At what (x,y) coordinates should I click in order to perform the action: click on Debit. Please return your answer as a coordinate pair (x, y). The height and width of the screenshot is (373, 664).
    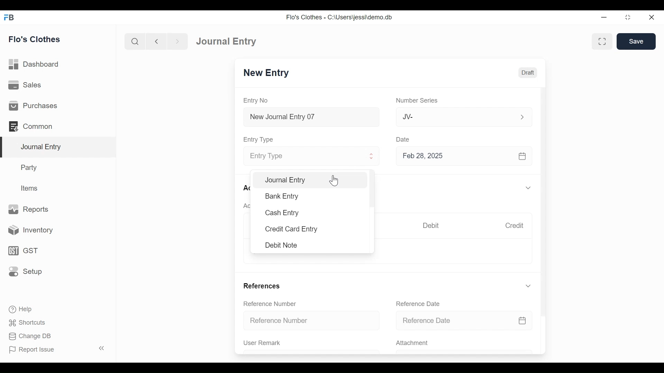
    Looking at the image, I should click on (430, 226).